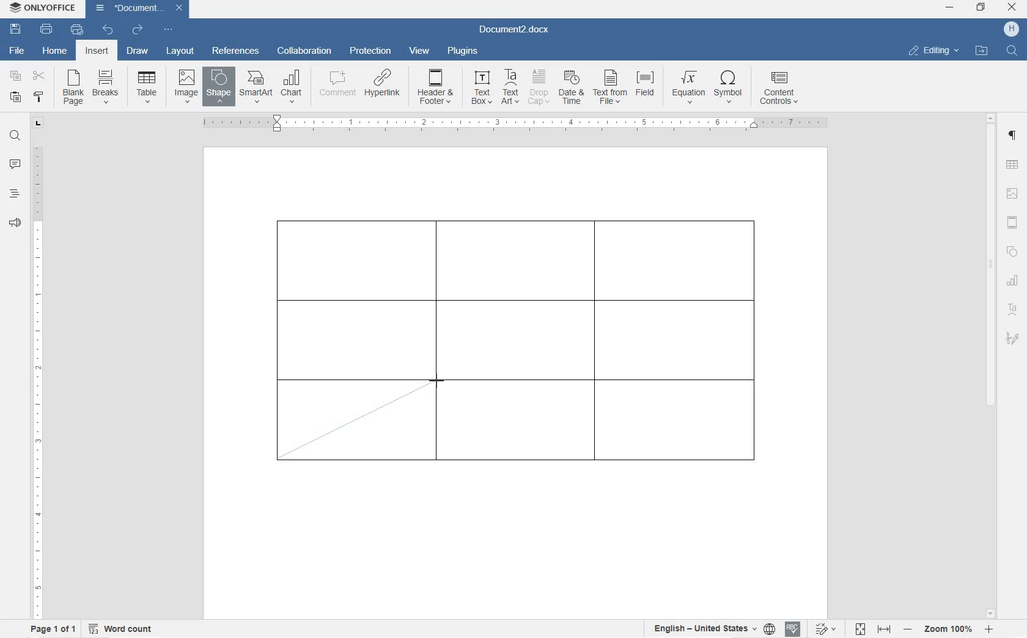 This screenshot has height=638, width=1027. I want to click on ruler, so click(553, 125).